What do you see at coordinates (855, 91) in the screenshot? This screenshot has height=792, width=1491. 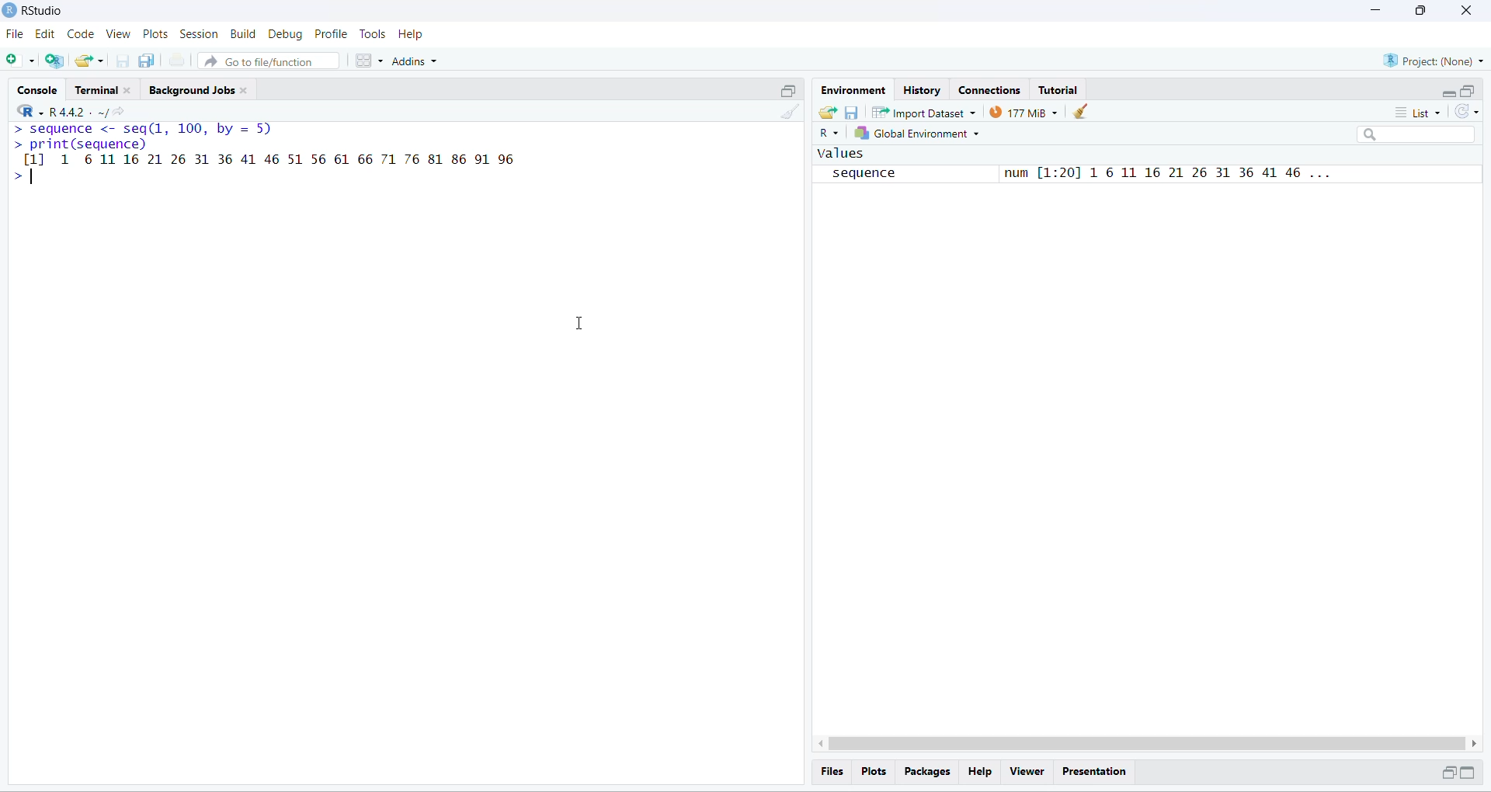 I see `enviornment` at bounding box center [855, 91].